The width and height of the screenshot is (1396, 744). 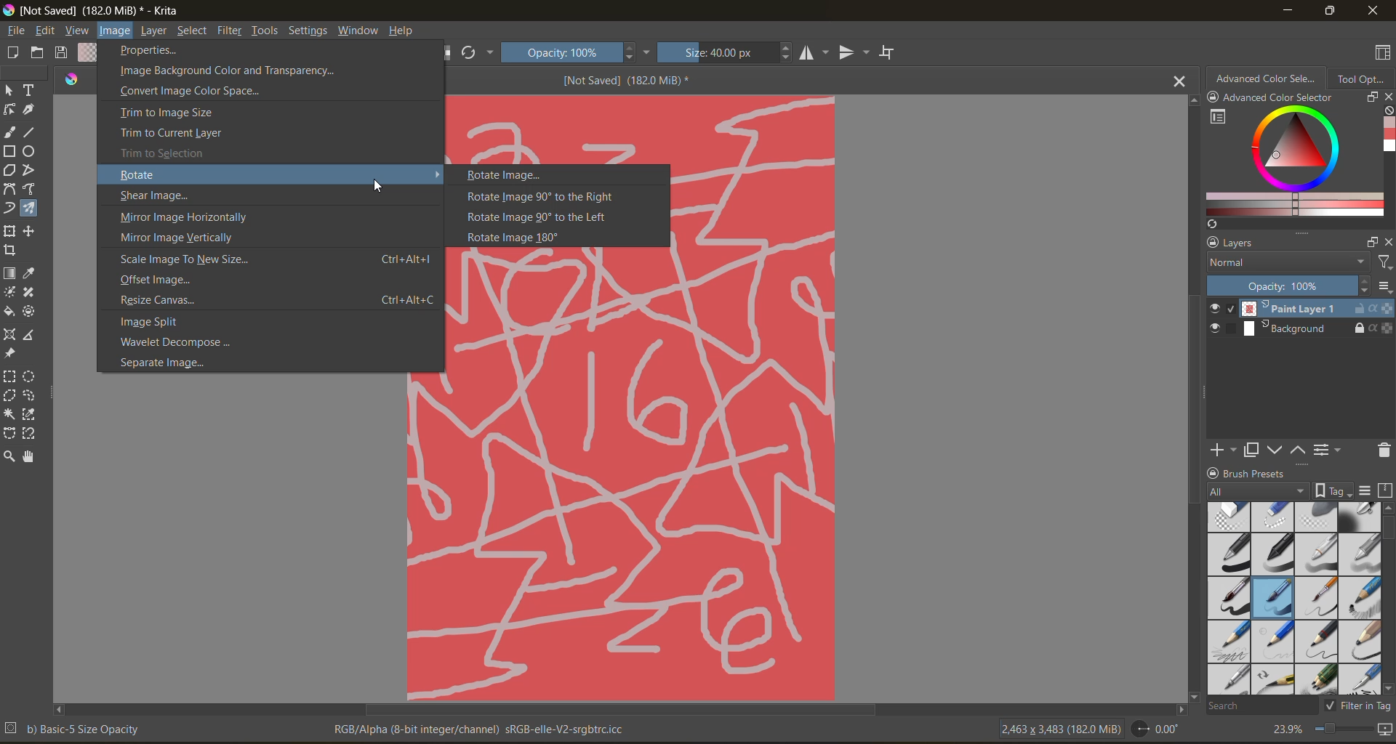 What do you see at coordinates (158, 174) in the screenshot?
I see `rotate` at bounding box center [158, 174].